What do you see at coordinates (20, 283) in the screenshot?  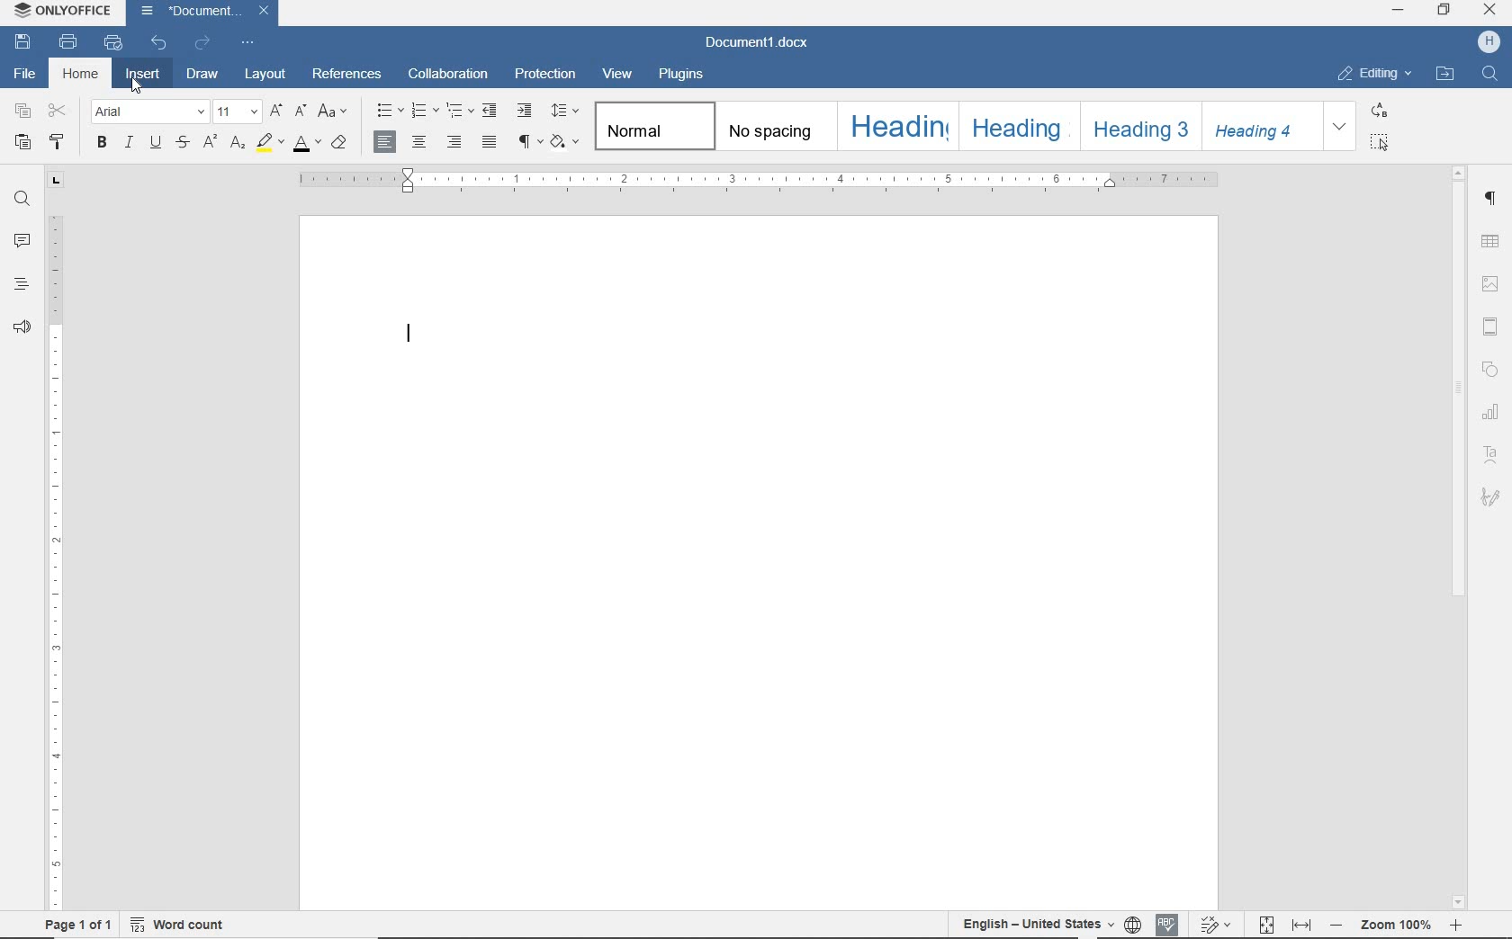 I see `headings` at bounding box center [20, 283].